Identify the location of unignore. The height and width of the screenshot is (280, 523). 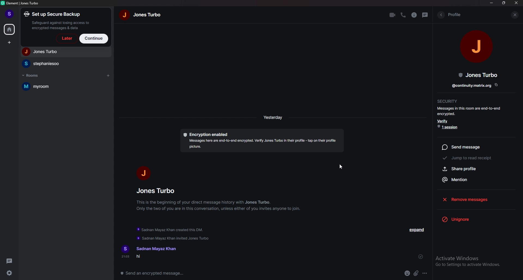
(475, 219).